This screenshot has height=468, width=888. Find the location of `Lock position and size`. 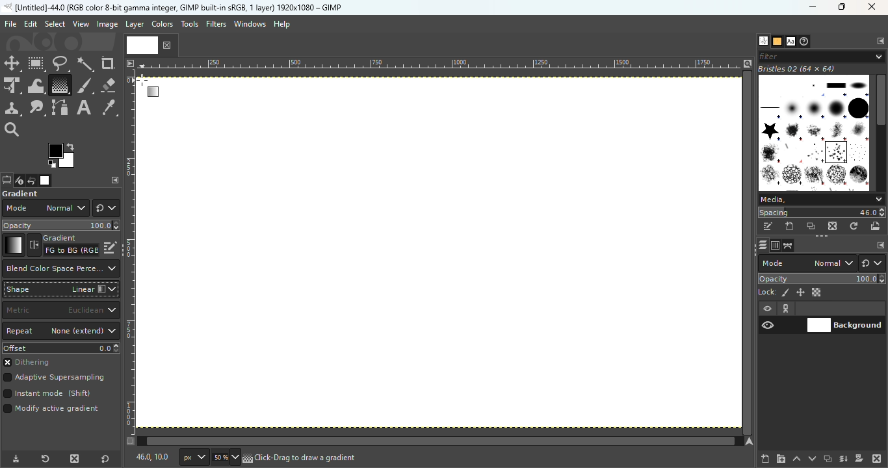

Lock position and size is located at coordinates (800, 292).